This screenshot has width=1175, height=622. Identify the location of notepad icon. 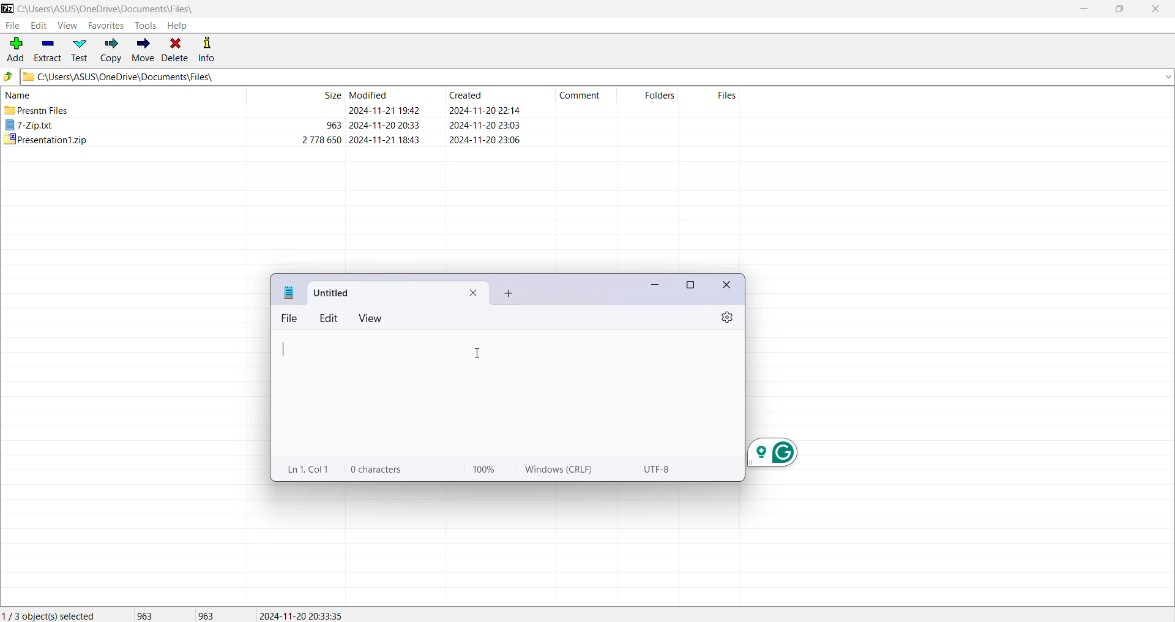
(289, 292).